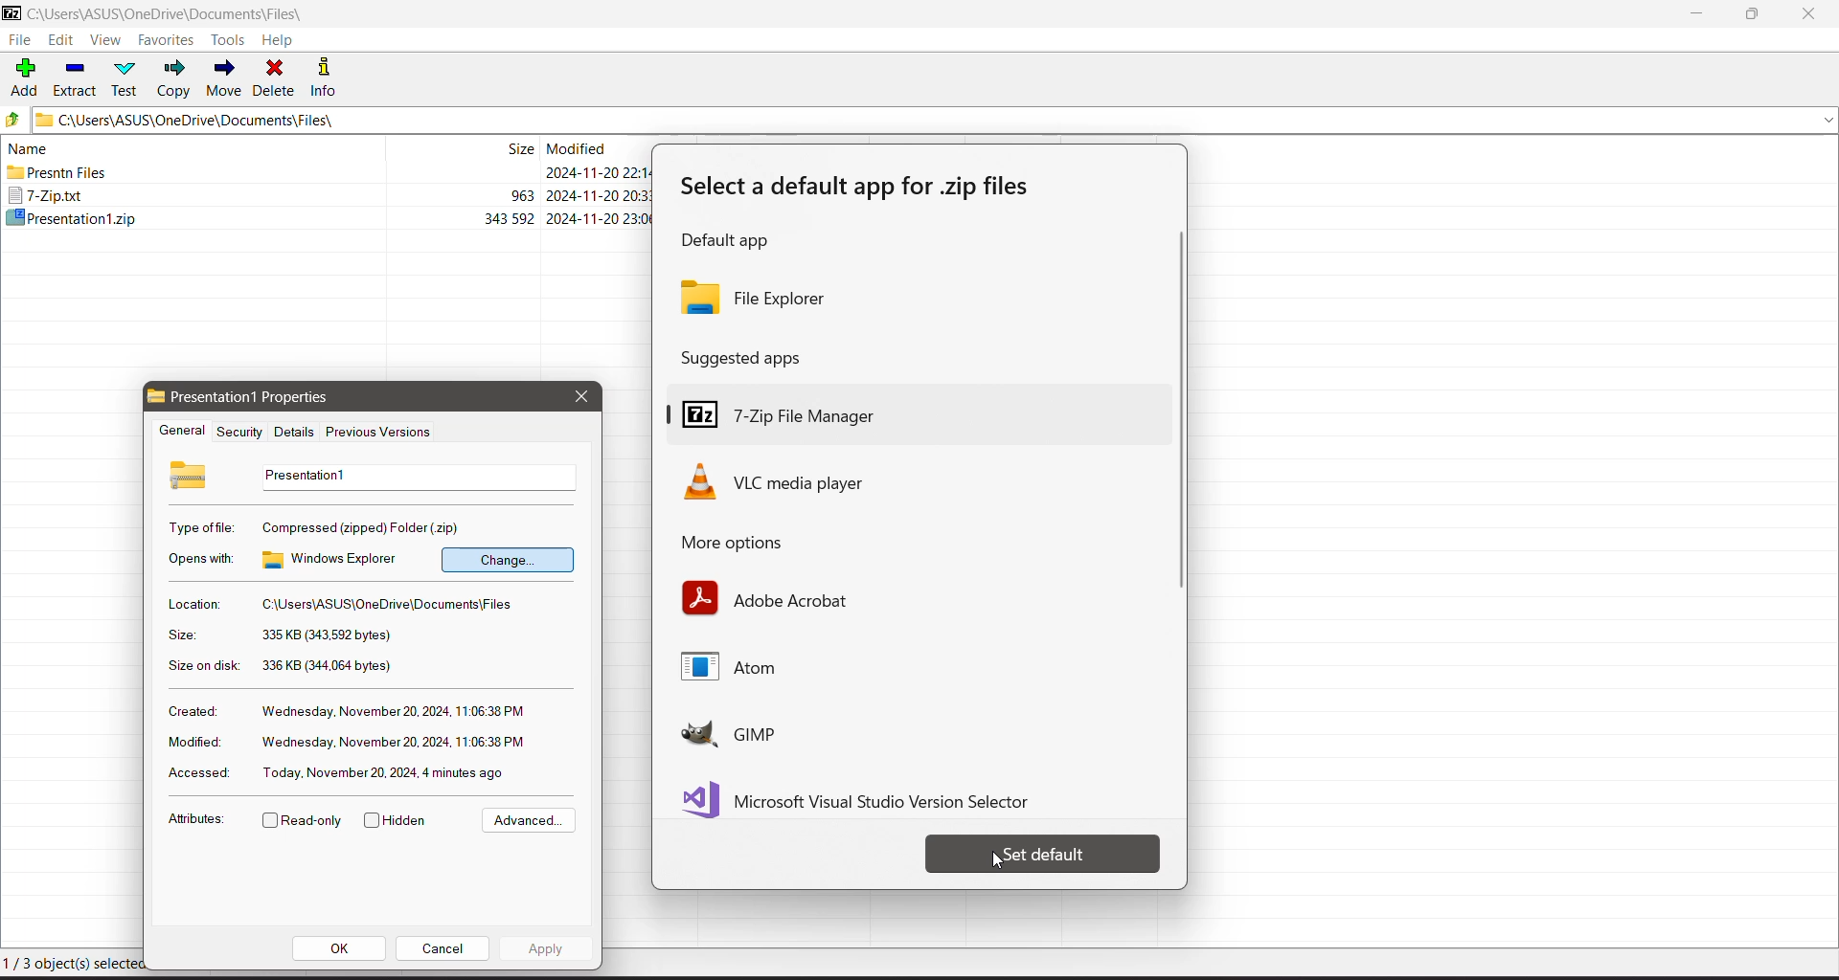 This screenshot has height=980, width=1839. What do you see at coordinates (1812, 14) in the screenshot?
I see `Close` at bounding box center [1812, 14].